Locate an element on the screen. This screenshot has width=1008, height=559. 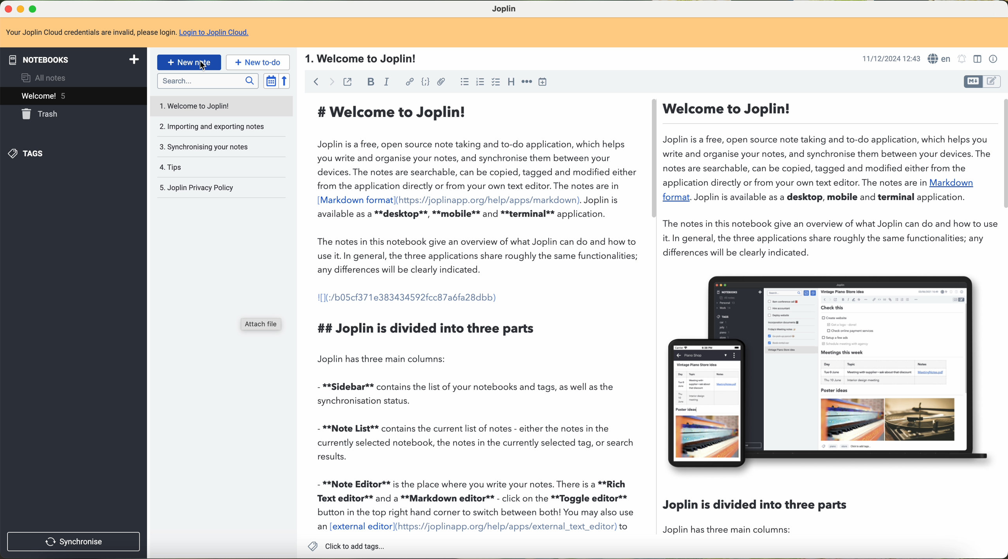
Joplin privacy policy is located at coordinates (195, 189).